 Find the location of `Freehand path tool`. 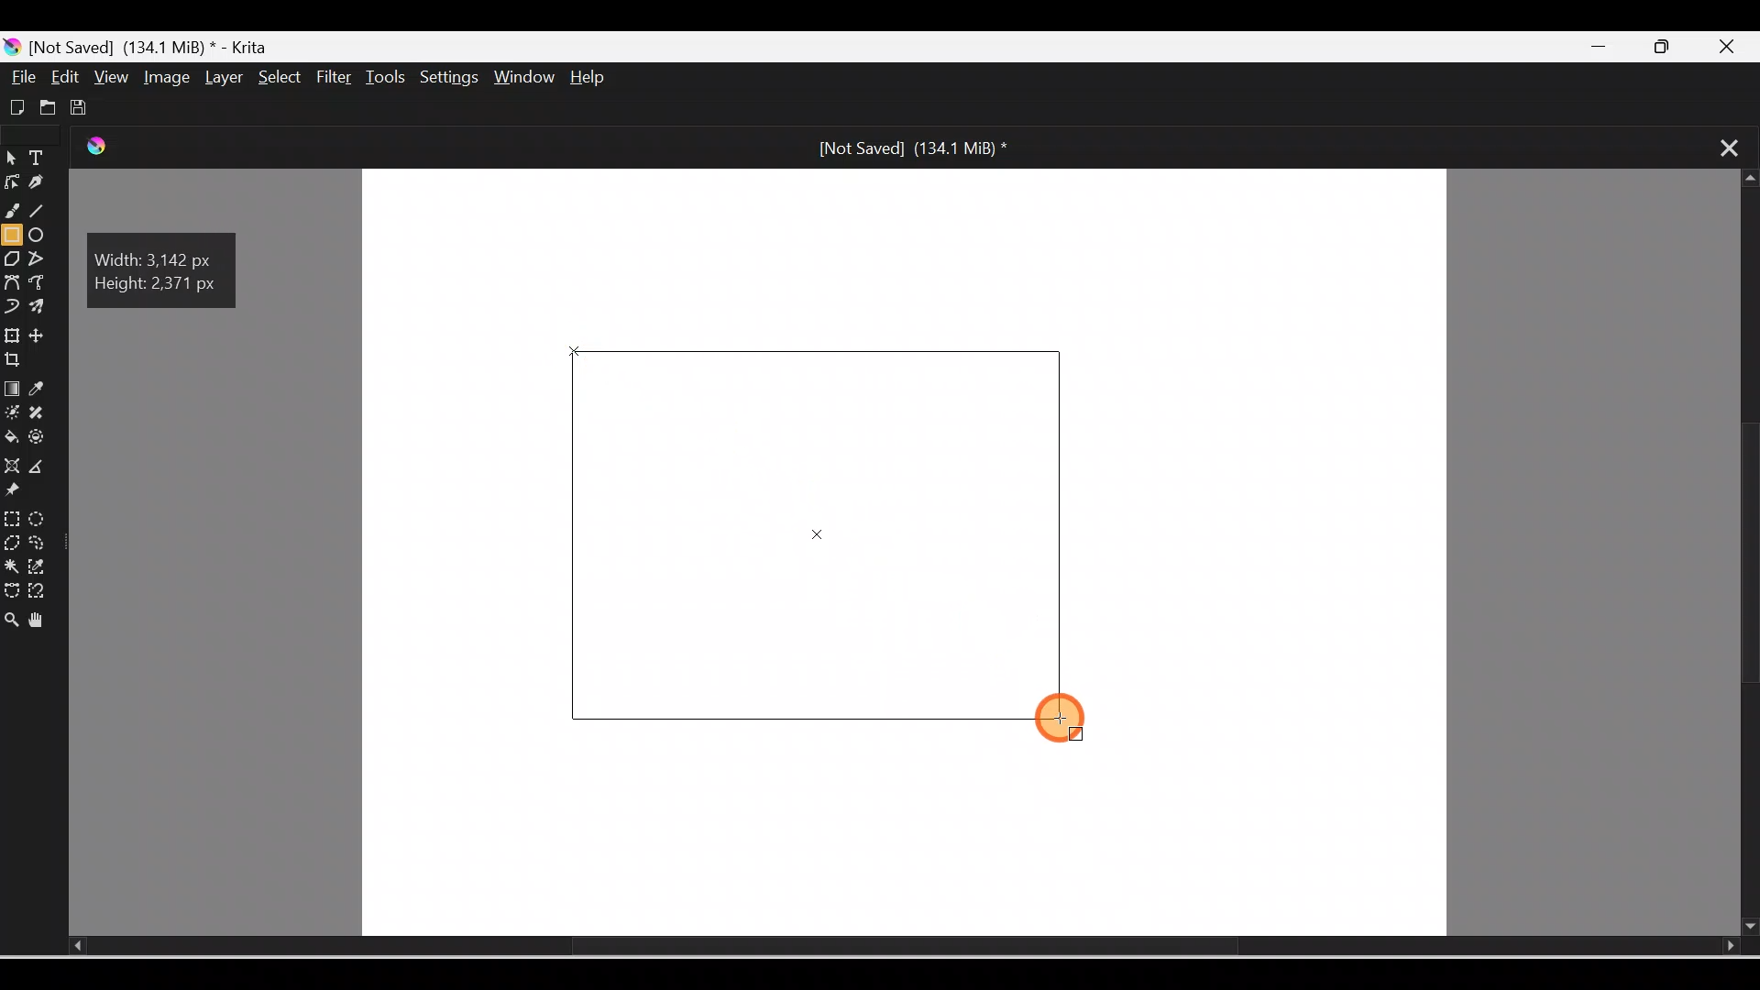

Freehand path tool is located at coordinates (42, 284).